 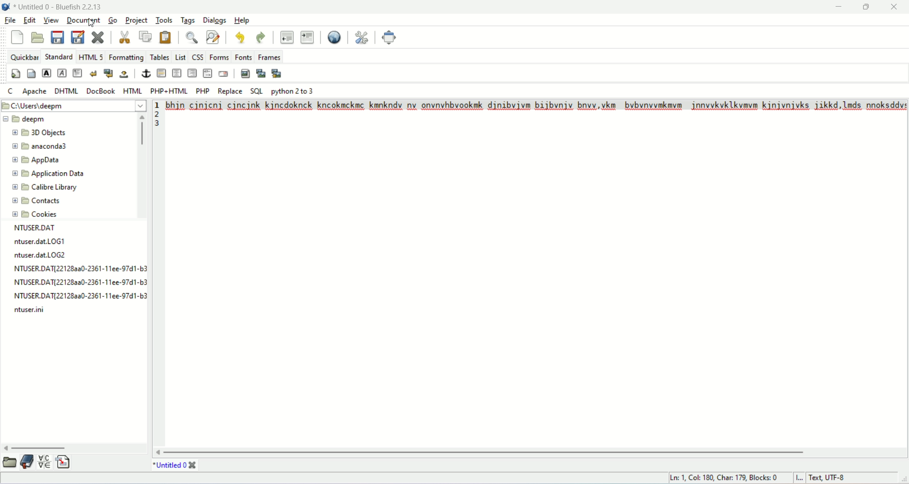 What do you see at coordinates (243, 57) in the screenshot?
I see `fonts` at bounding box center [243, 57].